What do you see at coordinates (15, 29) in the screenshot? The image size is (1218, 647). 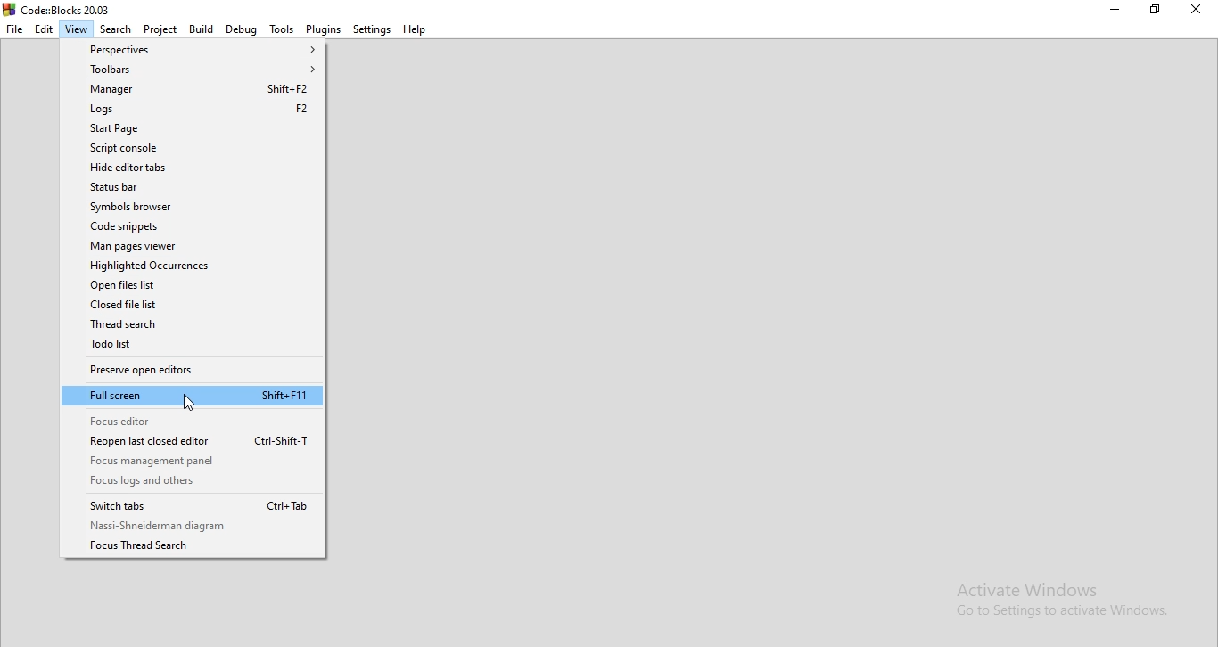 I see `File` at bounding box center [15, 29].